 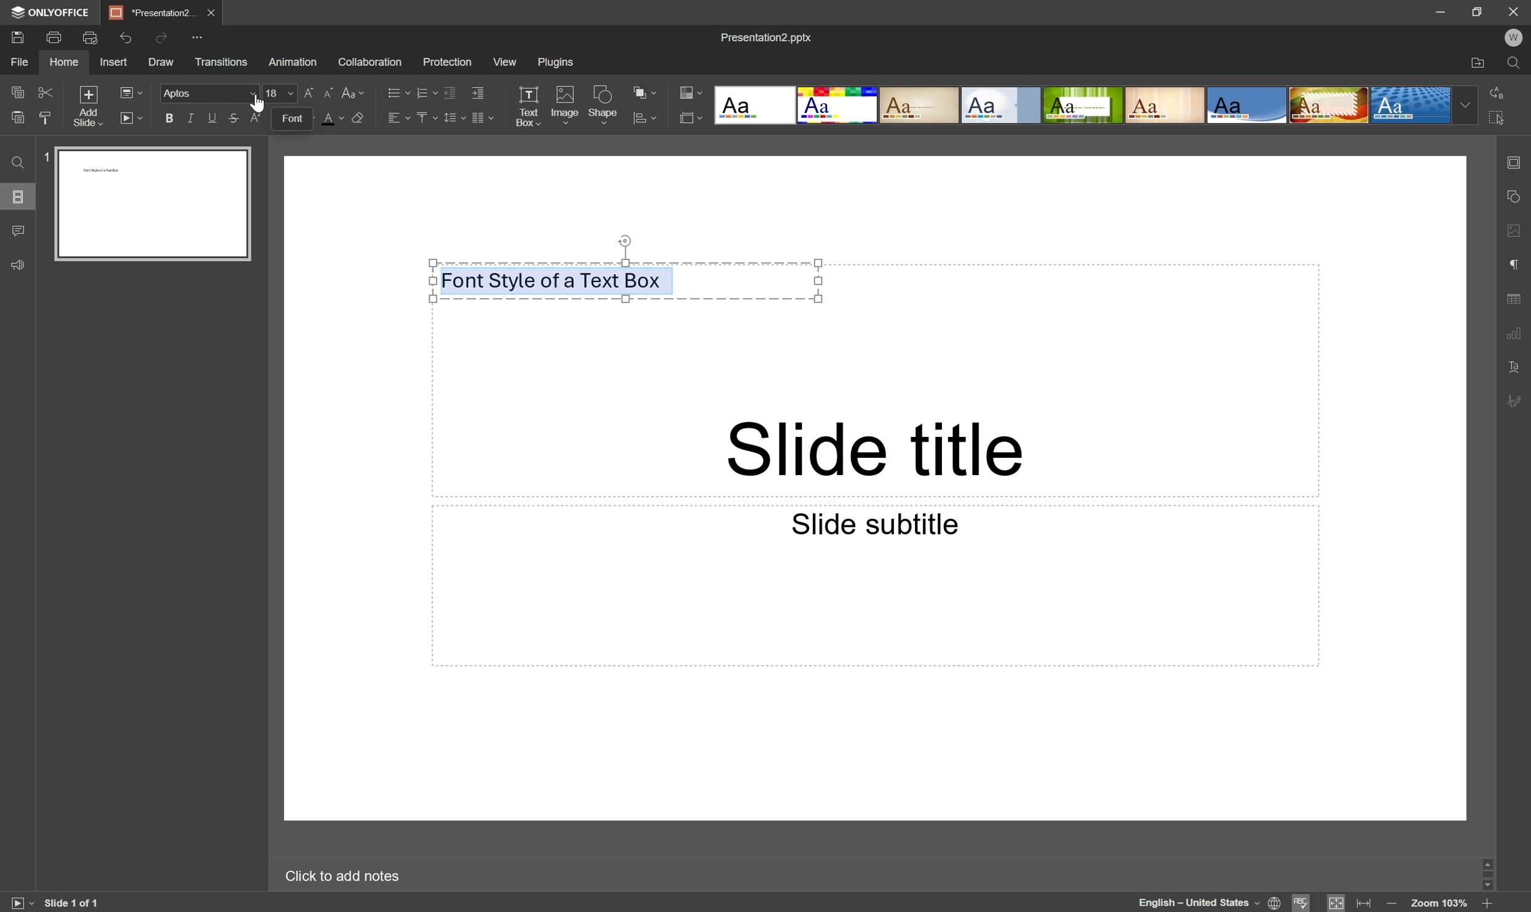 What do you see at coordinates (344, 875) in the screenshot?
I see `Click to add notes` at bounding box center [344, 875].